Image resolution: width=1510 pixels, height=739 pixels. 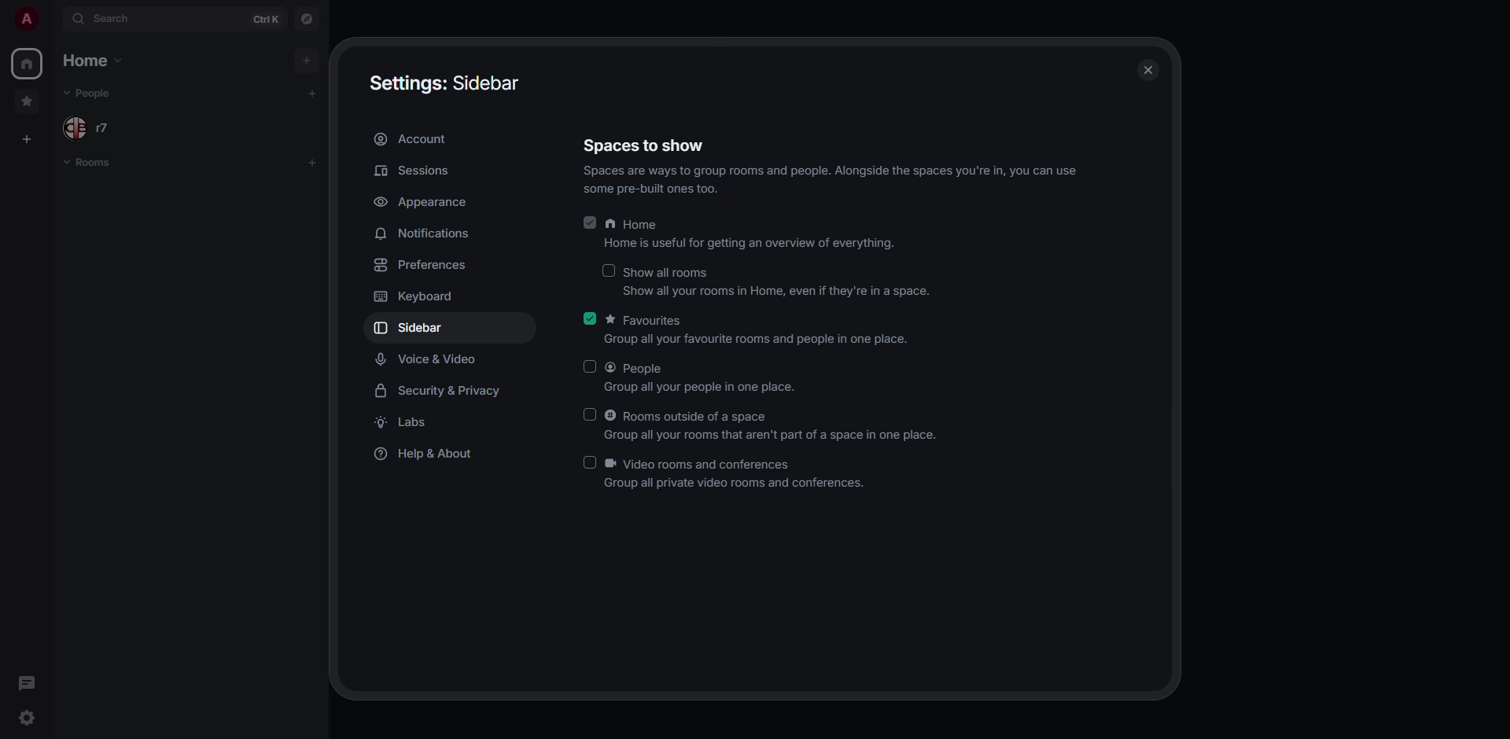 I want to click on  Favourites Group all your favourite rooms and people in one place., so click(x=762, y=332).